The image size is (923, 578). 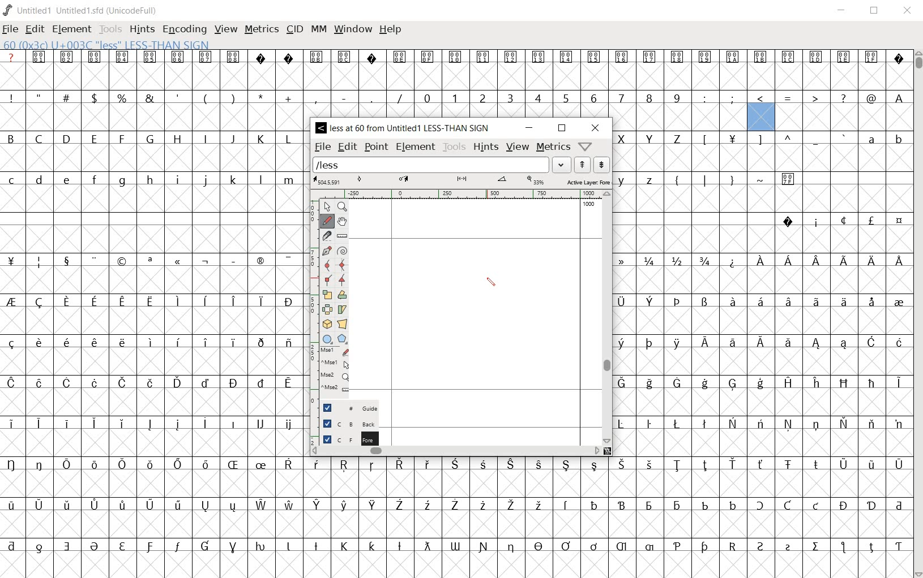 What do you see at coordinates (327, 264) in the screenshot?
I see `add a curve point` at bounding box center [327, 264].